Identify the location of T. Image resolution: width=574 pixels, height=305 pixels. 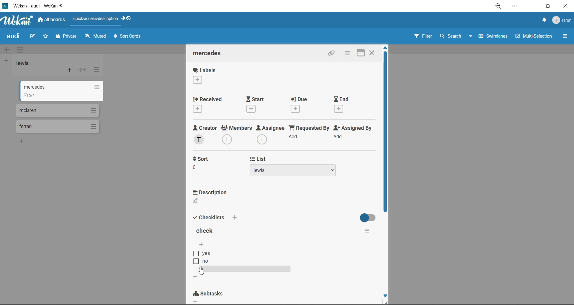
(199, 140).